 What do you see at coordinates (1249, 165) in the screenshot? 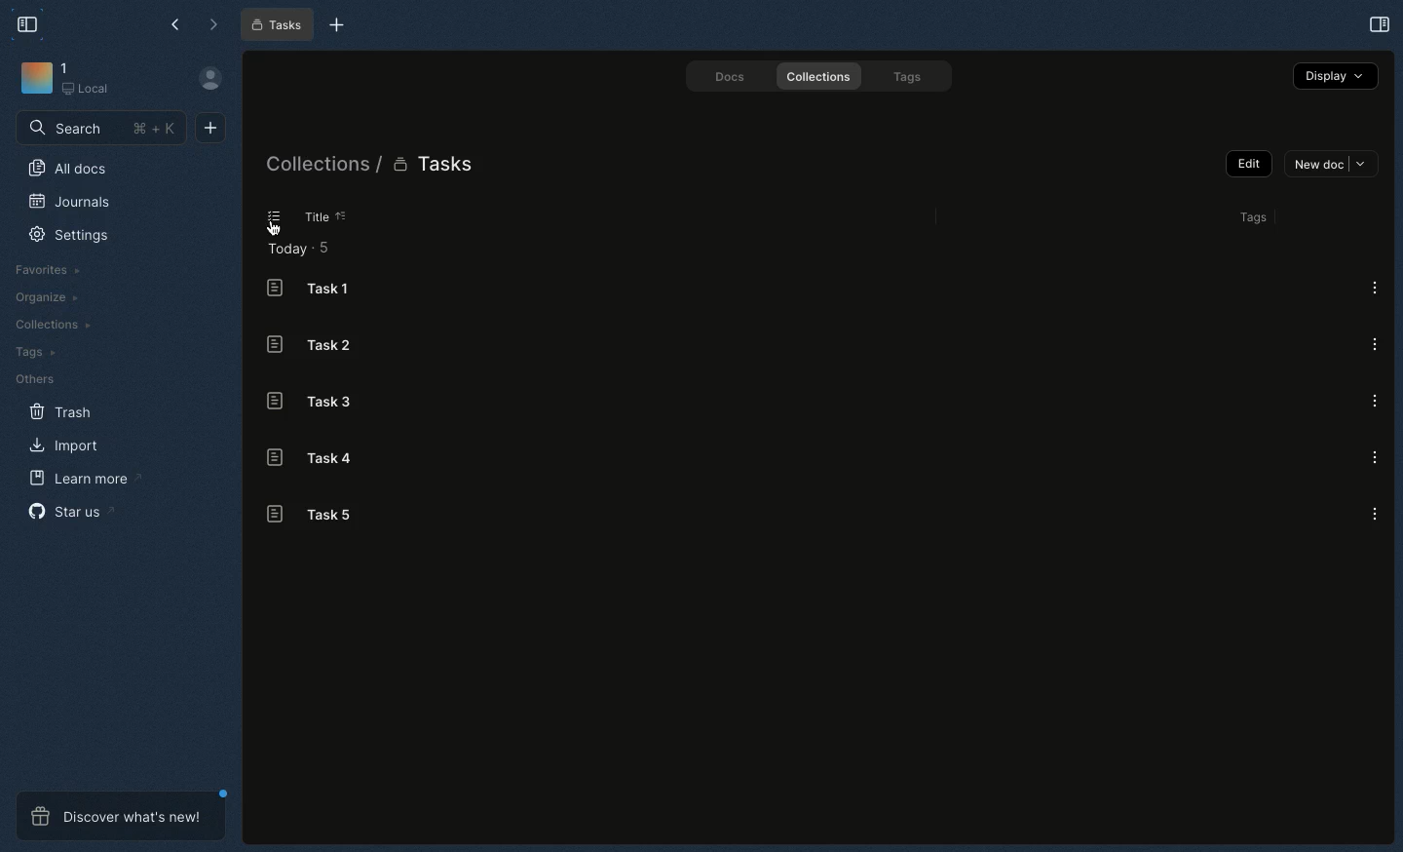
I see `Edit` at bounding box center [1249, 165].